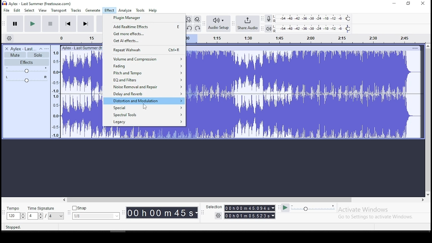 The image size is (432, 243). I want to click on mute, so click(15, 55).